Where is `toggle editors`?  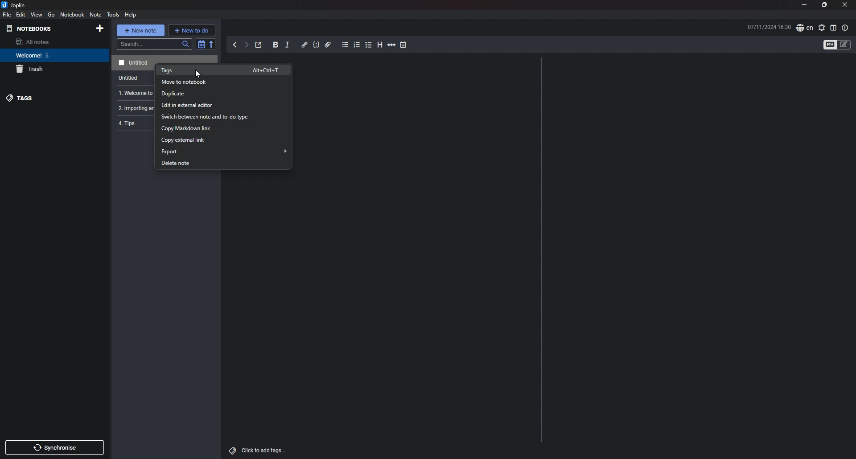 toggle editors is located at coordinates (844, 45).